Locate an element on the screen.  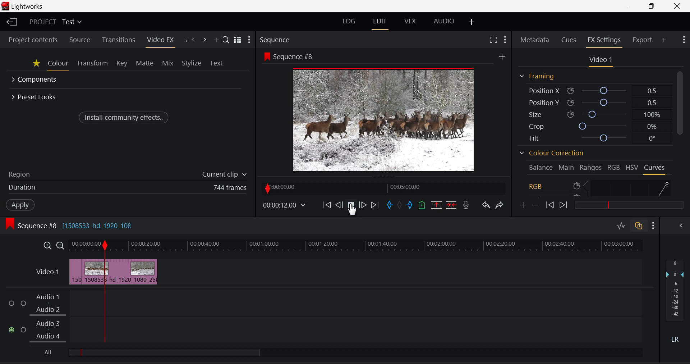
Project Title is located at coordinates (55, 22).